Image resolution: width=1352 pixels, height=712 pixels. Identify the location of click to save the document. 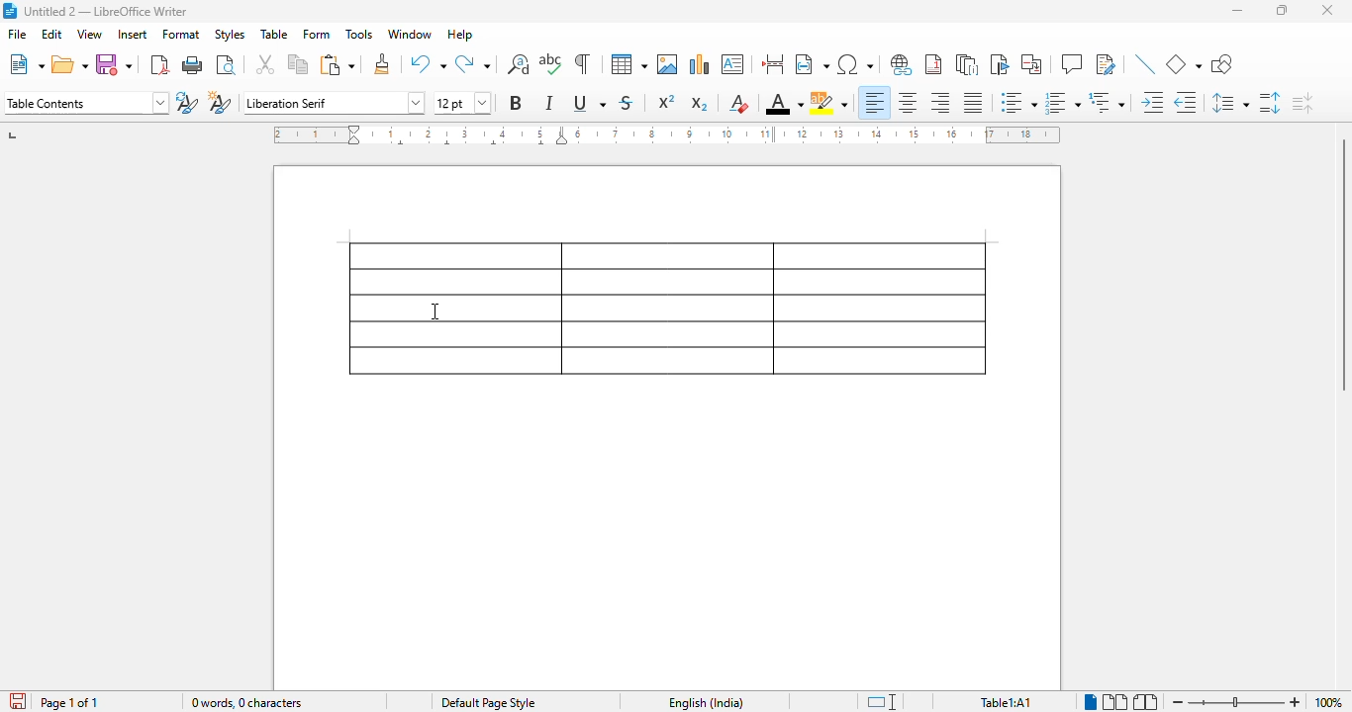
(18, 701).